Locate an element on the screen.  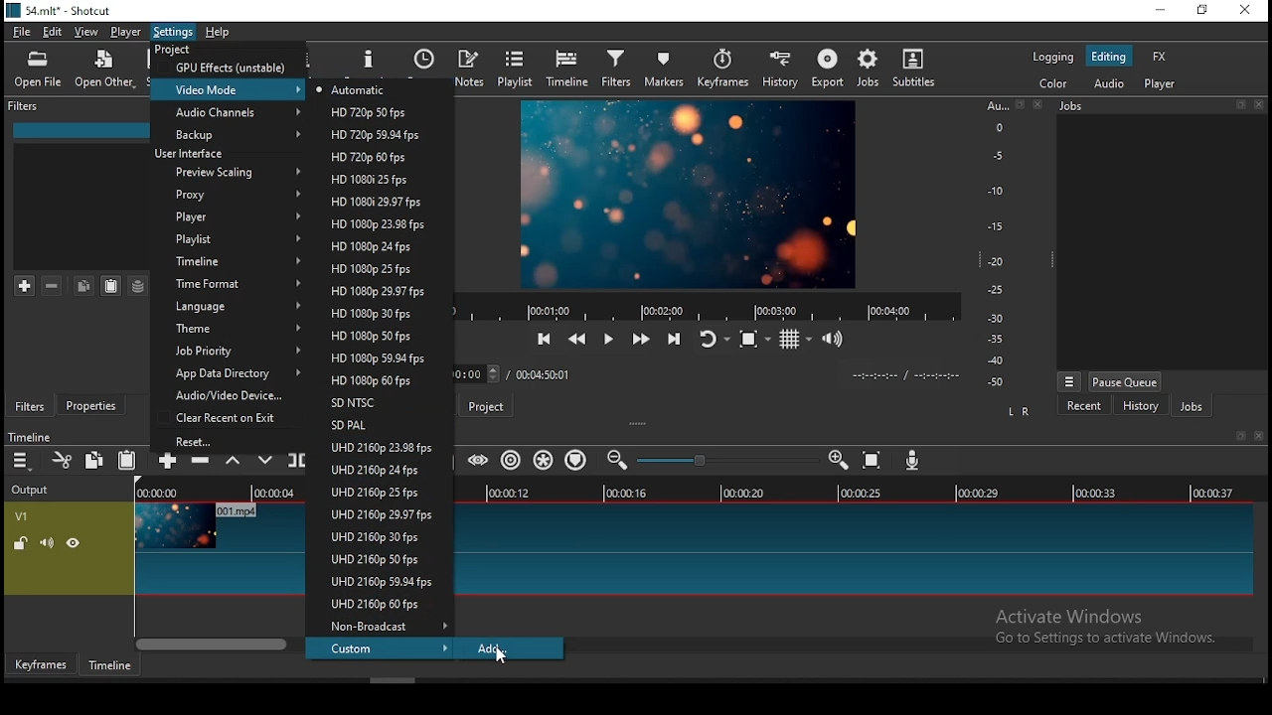
ripple markers is located at coordinates (574, 458).